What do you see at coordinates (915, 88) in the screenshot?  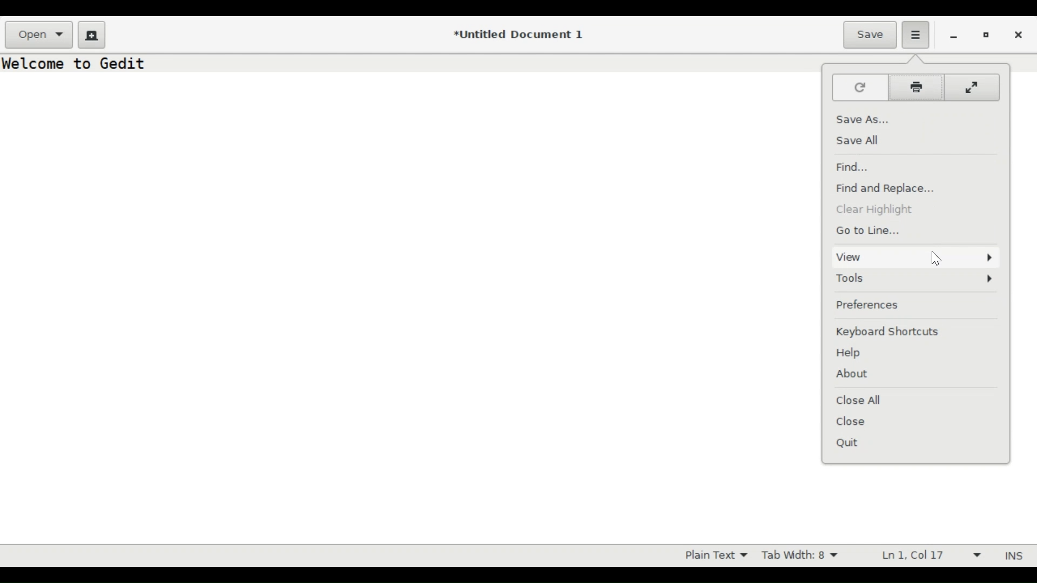 I see `Print` at bounding box center [915, 88].